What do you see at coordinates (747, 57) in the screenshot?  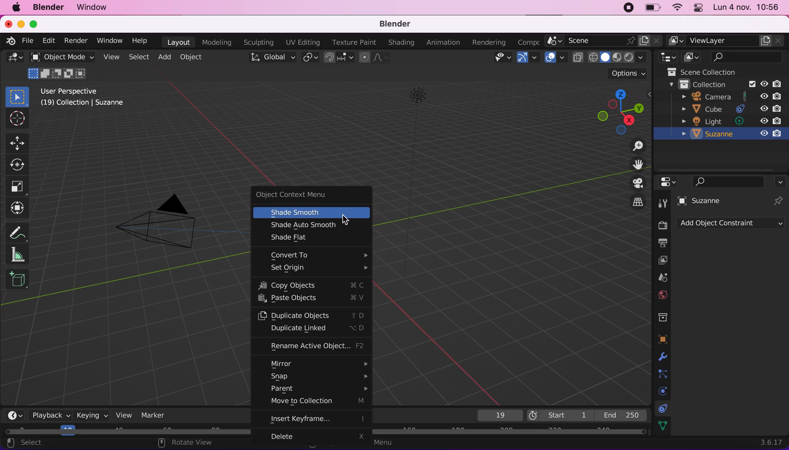 I see `search` at bounding box center [747, 57].